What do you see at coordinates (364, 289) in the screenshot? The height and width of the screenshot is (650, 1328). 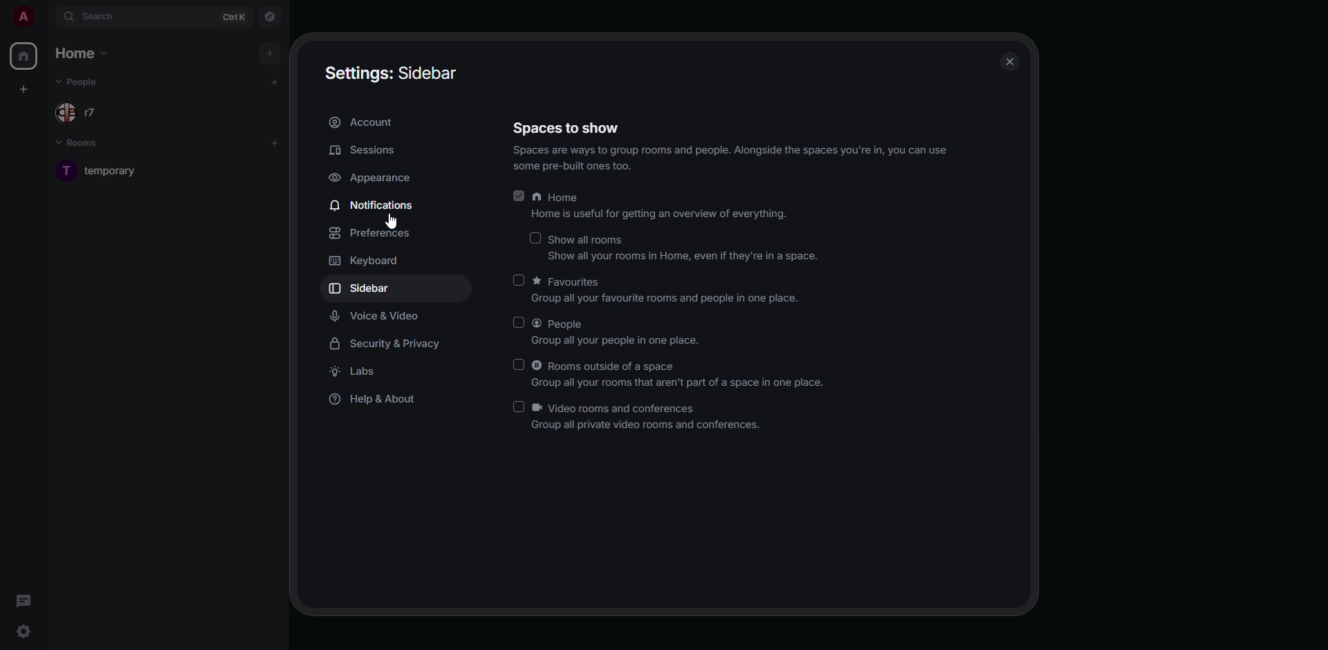 I see `sidebar` at bounding box center [364, 289].